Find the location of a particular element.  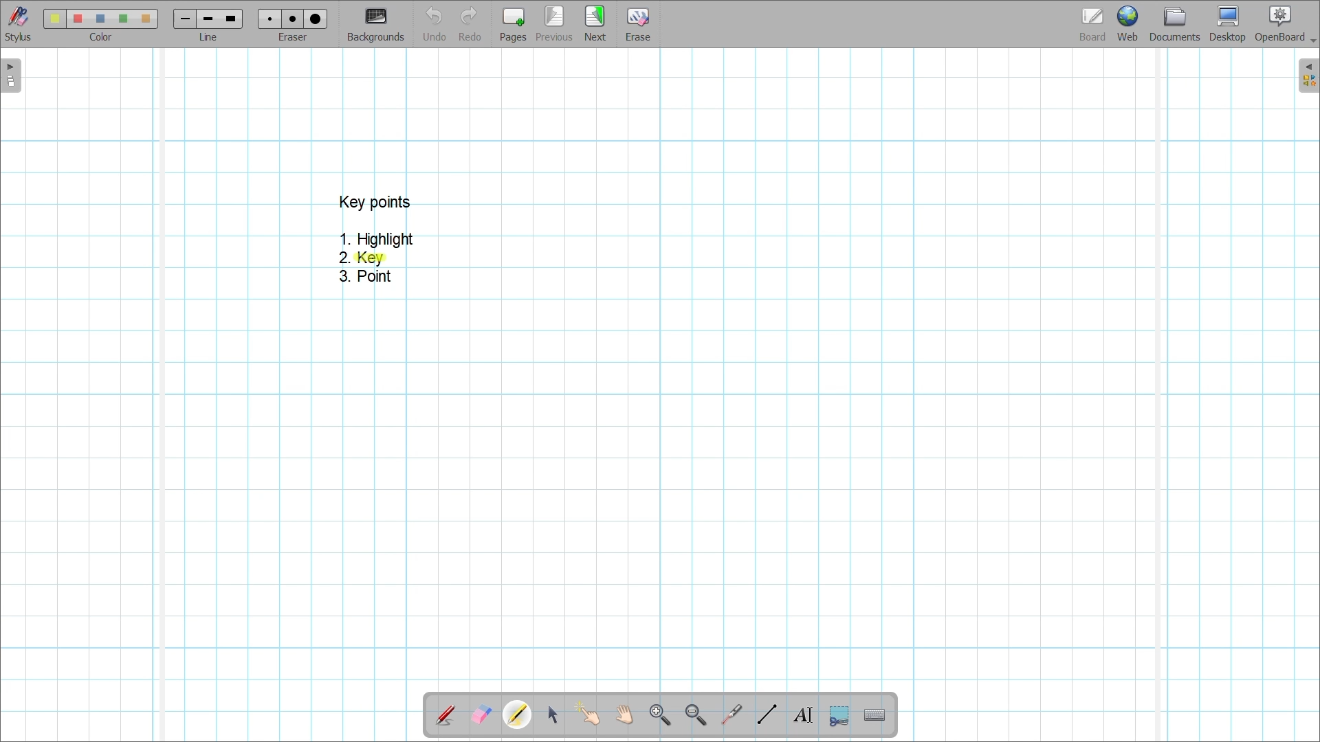

Select and modify objects highlighted is located at coordinates (552, 715).